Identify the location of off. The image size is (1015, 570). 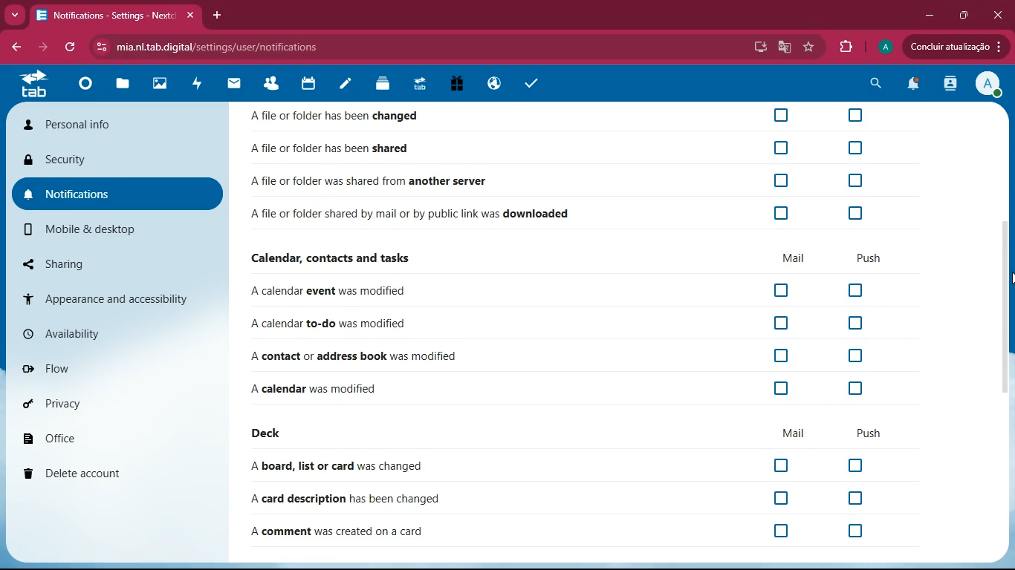
(779, 387).